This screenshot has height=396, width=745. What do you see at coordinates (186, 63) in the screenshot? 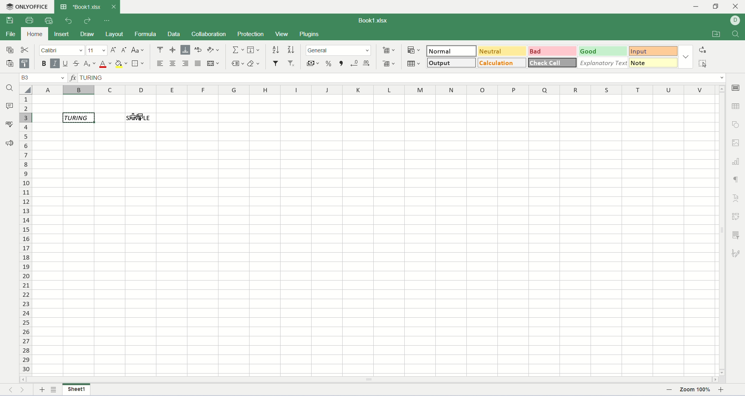
I see `align right` at bounding box center [186, 63].